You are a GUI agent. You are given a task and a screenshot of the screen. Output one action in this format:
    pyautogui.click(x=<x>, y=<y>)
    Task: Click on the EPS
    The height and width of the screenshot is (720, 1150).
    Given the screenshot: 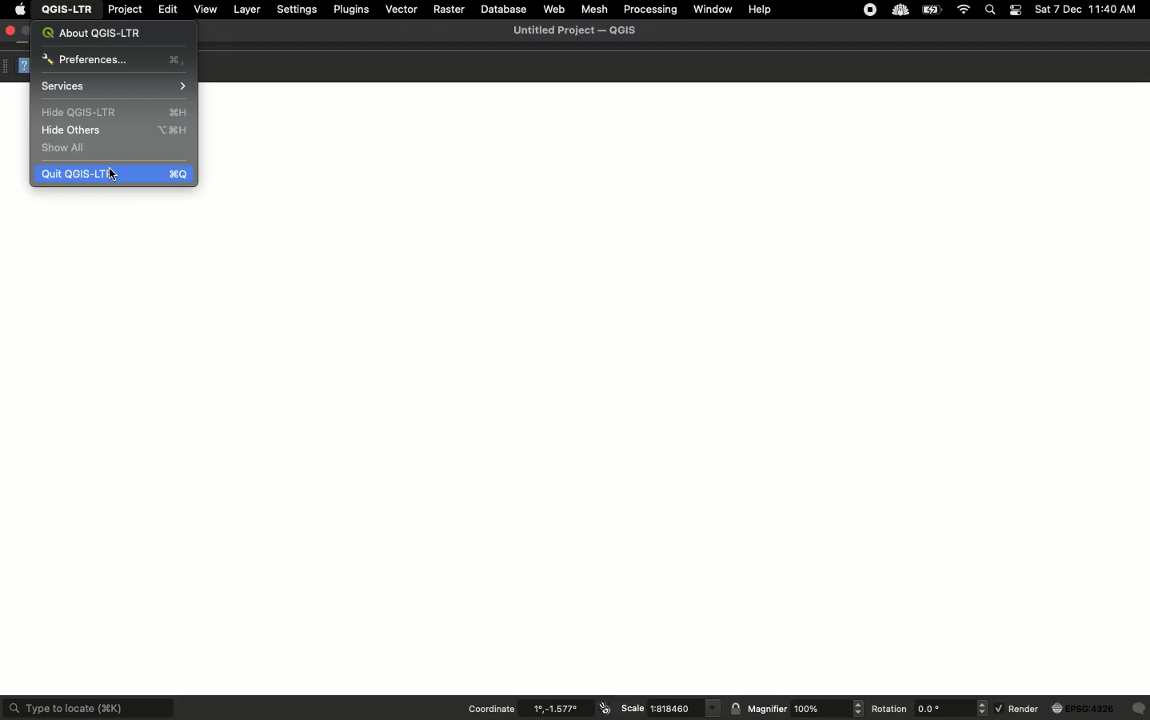 What is the action you would take?
    pyautogui.click(x=1082, y=709)
    